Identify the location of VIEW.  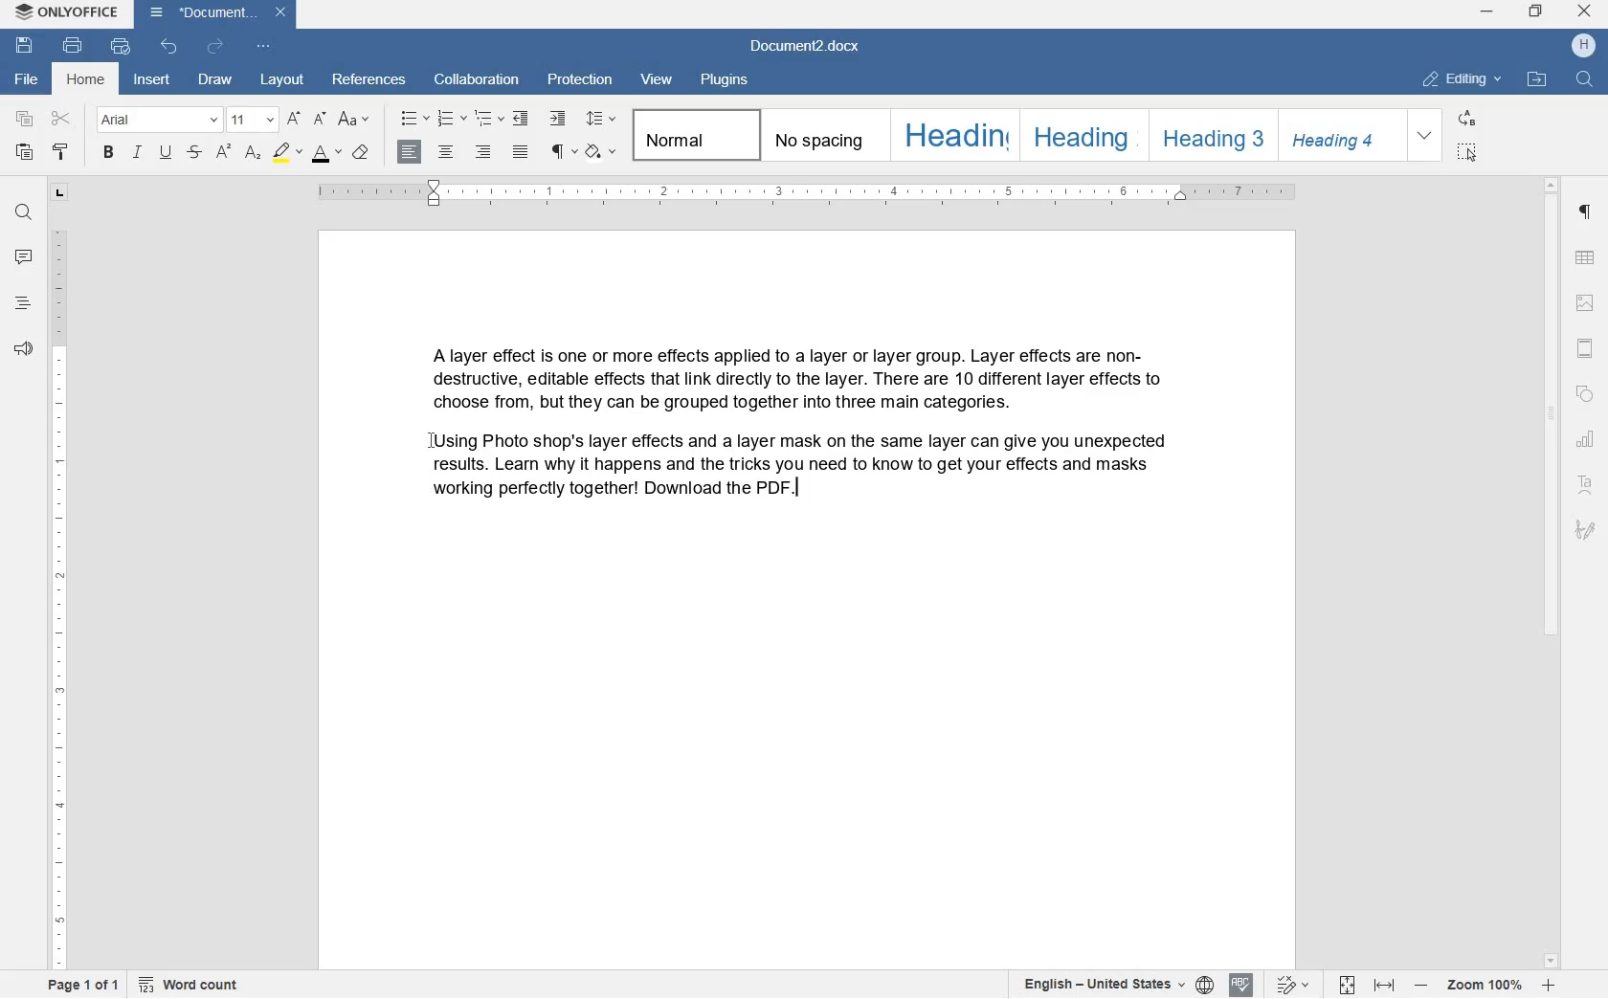
(654, 79).